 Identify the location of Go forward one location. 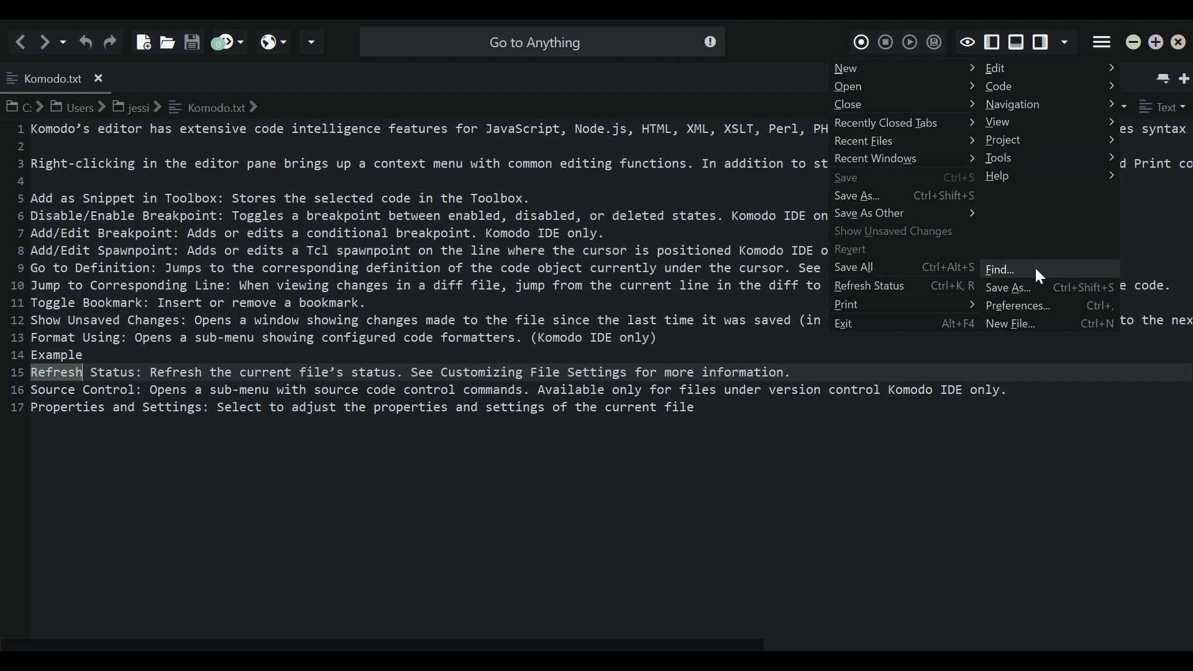
(47, 41).